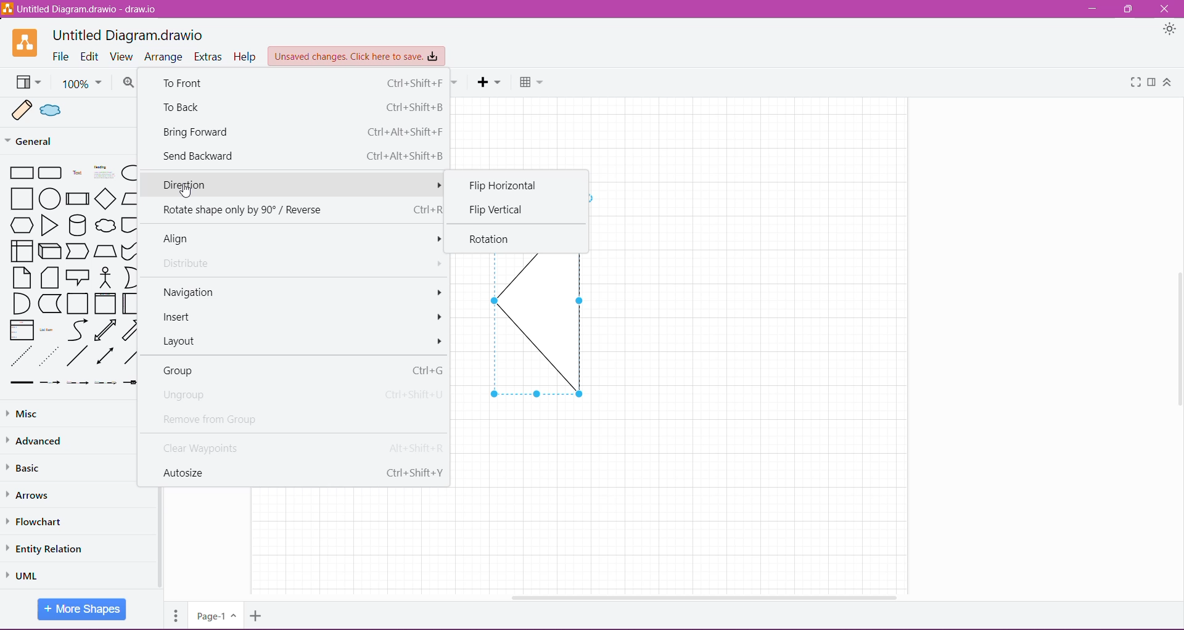 This screenshot has width=1184, height=630. Describe the element at coordinates (507, 186) in the screenshot. I see `Flip Horizontal` at that location.